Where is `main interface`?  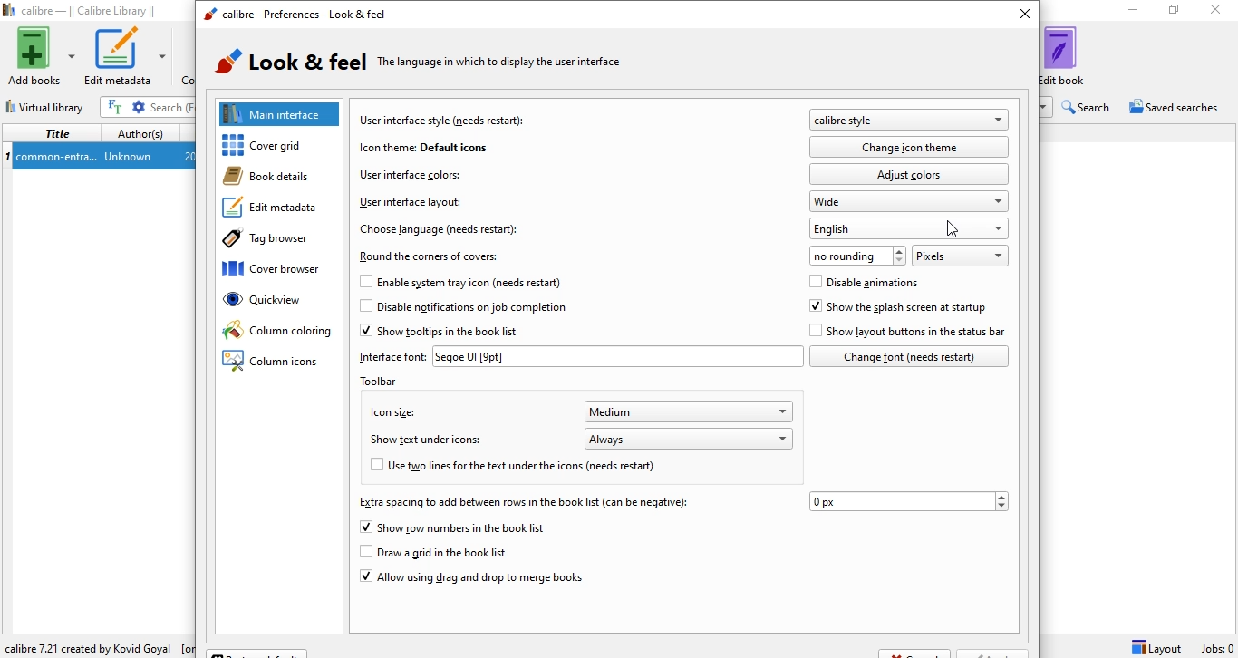
main interface is located at coordinates (281, 113).